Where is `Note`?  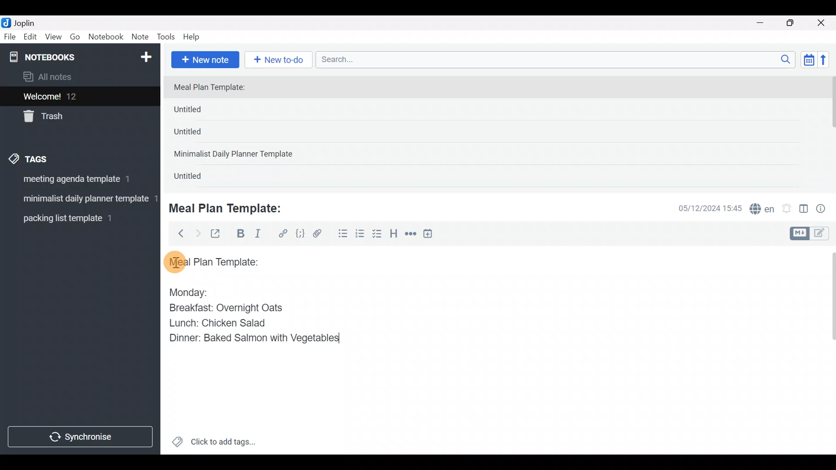 Note is located at coordinates (142, 37).